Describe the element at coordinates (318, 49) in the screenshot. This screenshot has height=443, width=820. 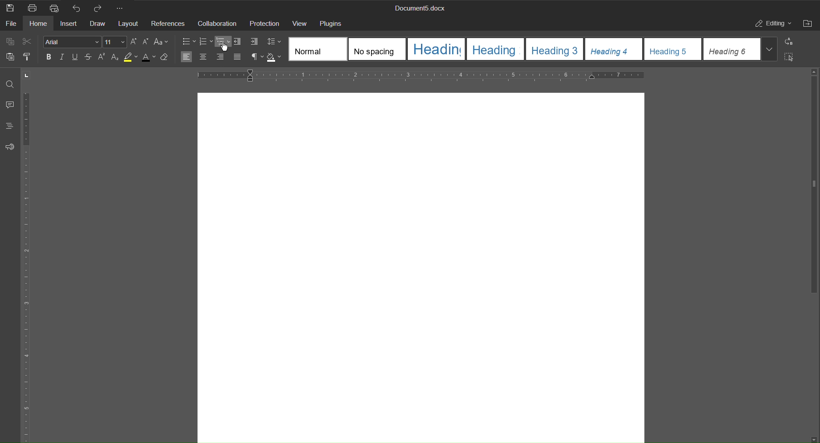
I see `Normal` at that location.